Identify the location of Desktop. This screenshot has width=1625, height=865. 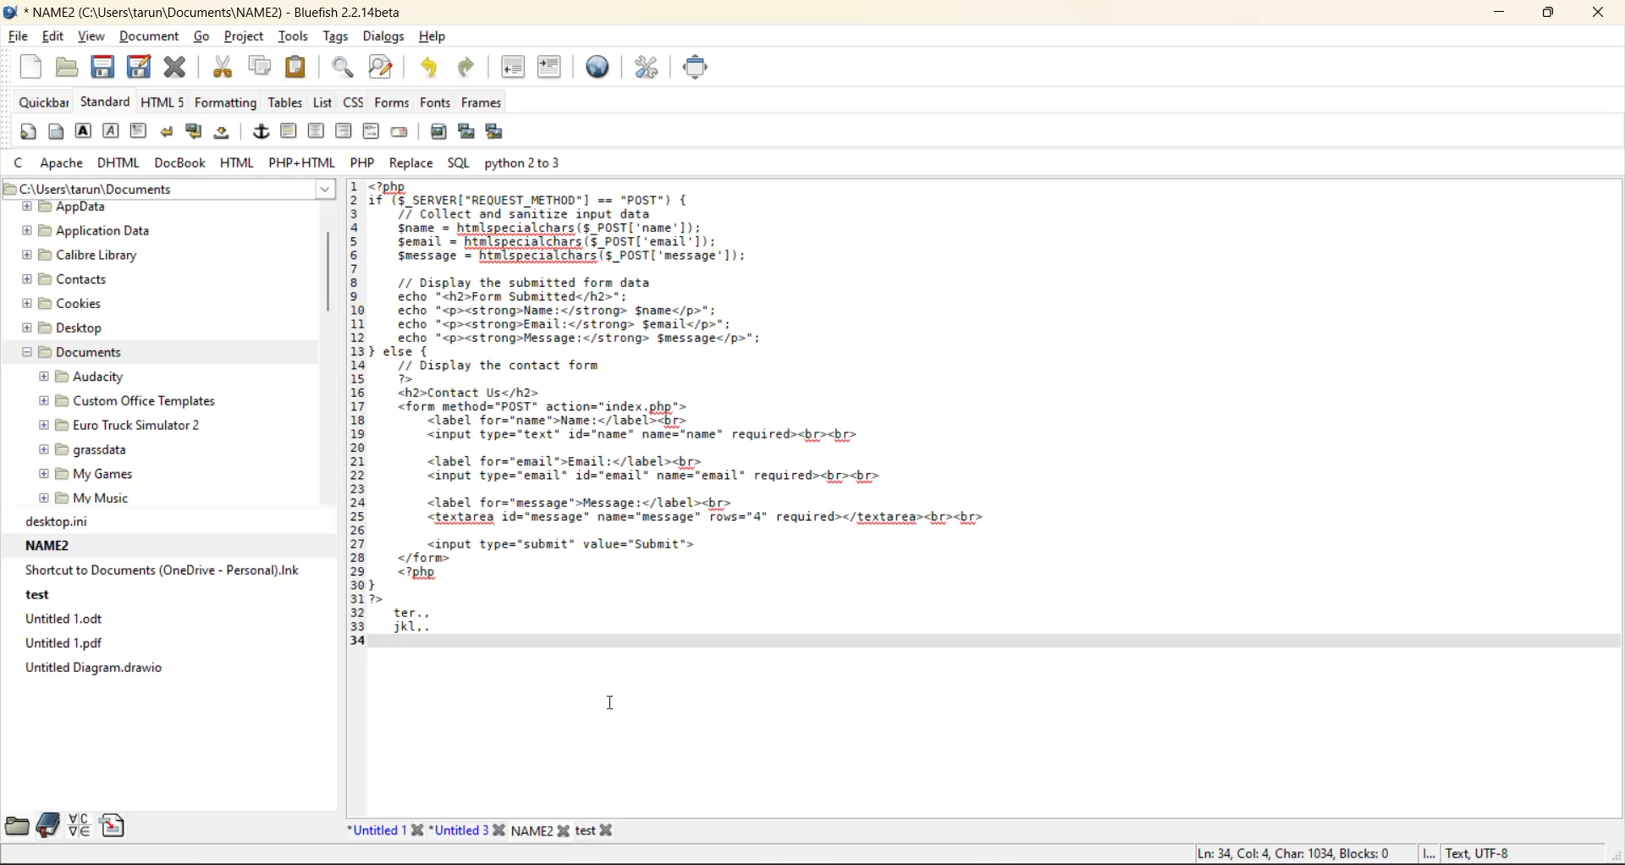
(62, 330).